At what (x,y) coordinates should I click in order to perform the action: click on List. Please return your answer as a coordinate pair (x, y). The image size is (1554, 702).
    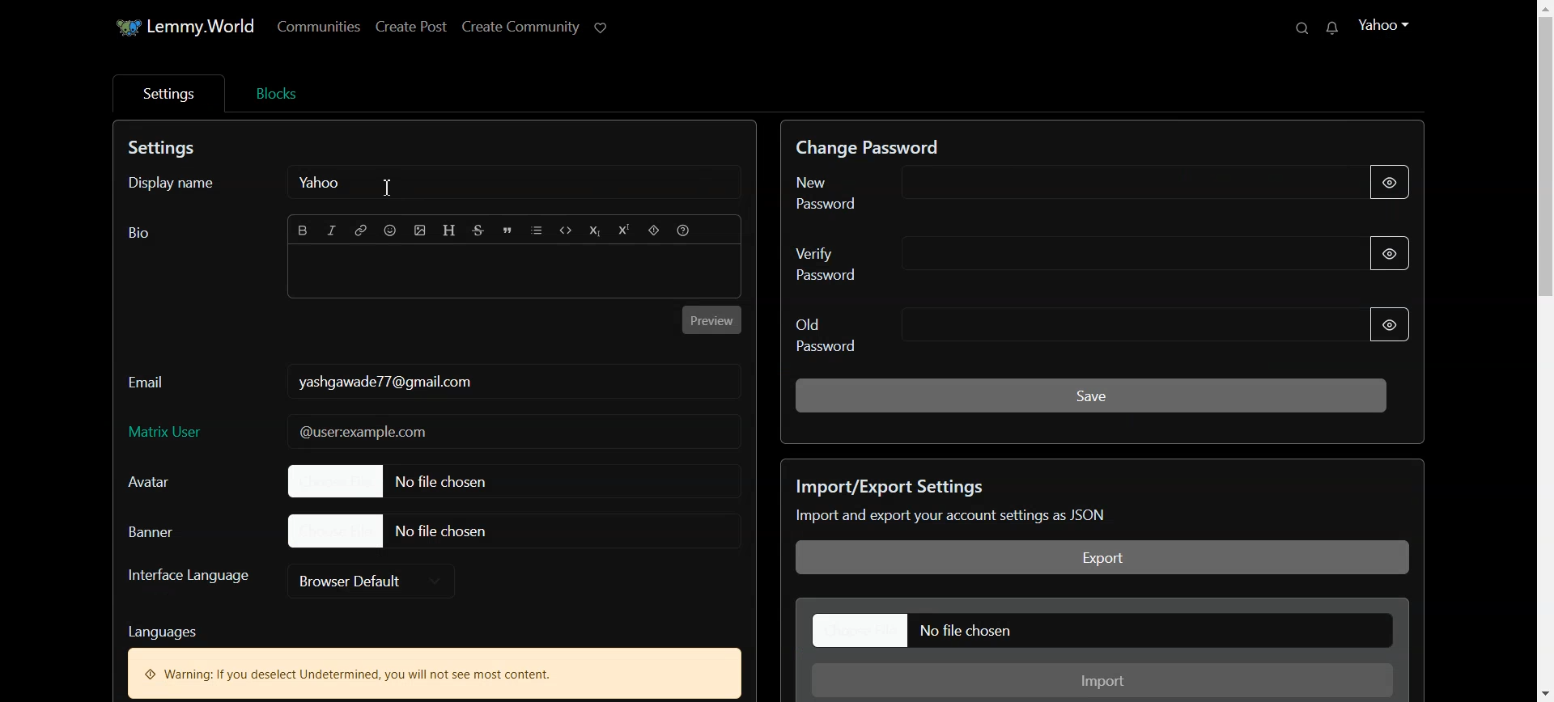
    Looking at the image, I should click on (538, 231).